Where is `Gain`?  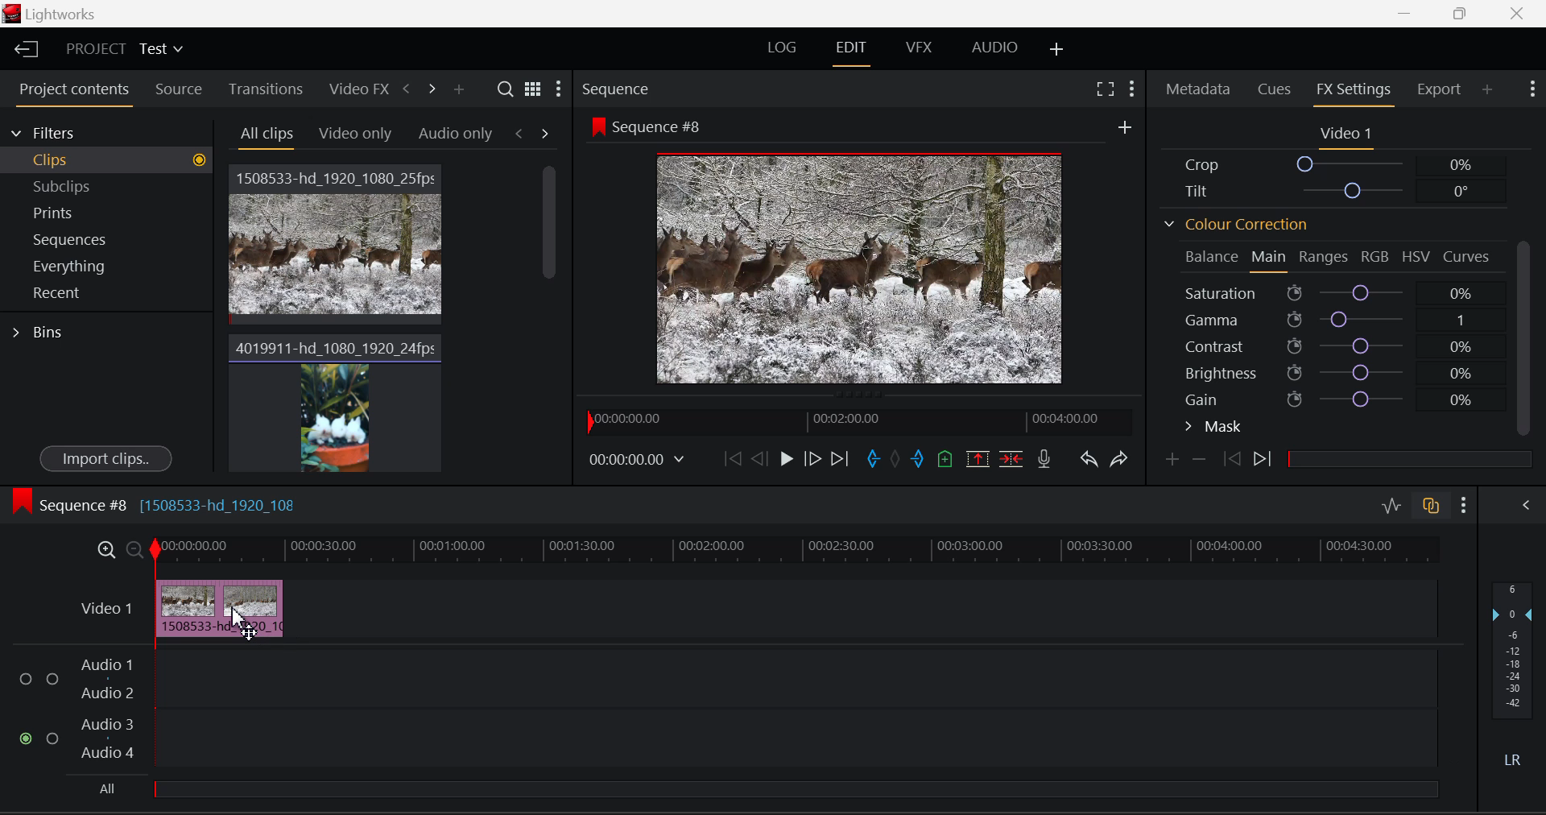 Gain is located at coordinates (1333, 402).